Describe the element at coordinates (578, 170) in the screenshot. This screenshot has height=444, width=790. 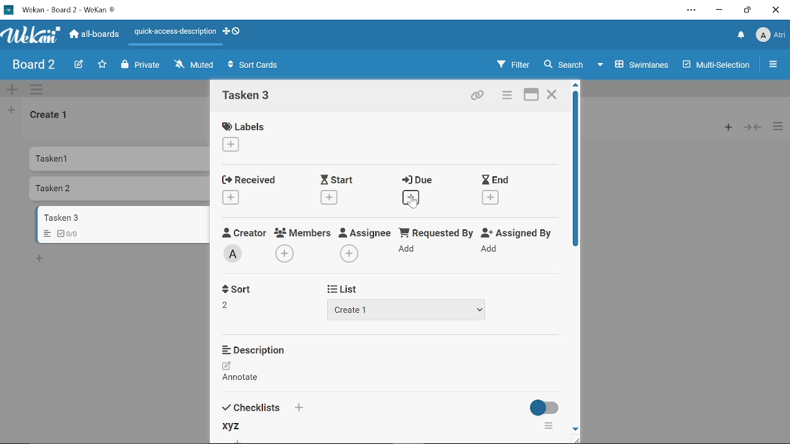
I see `Vertical scrollbar` at that location.